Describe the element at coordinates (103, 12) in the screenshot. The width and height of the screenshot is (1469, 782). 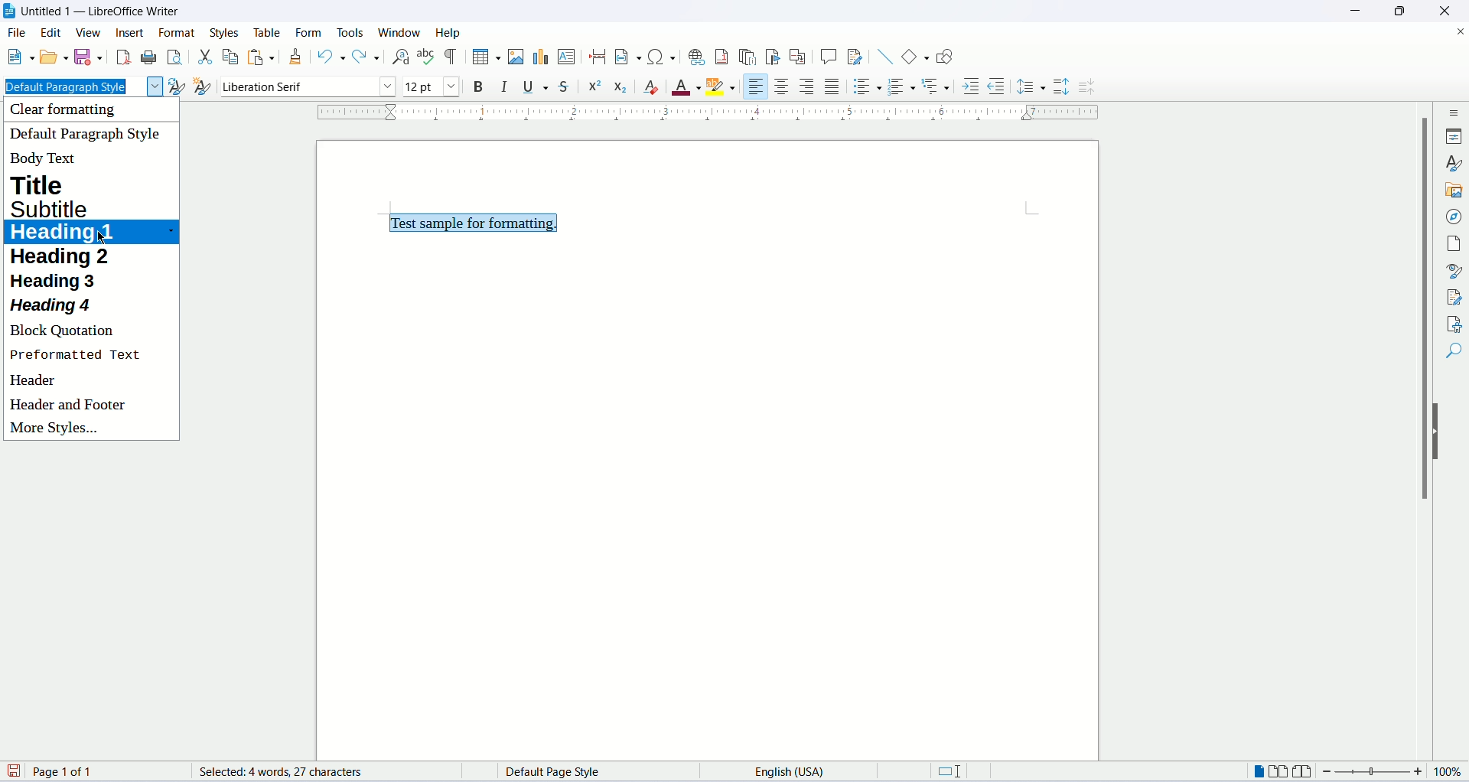
I see `title` at that location.